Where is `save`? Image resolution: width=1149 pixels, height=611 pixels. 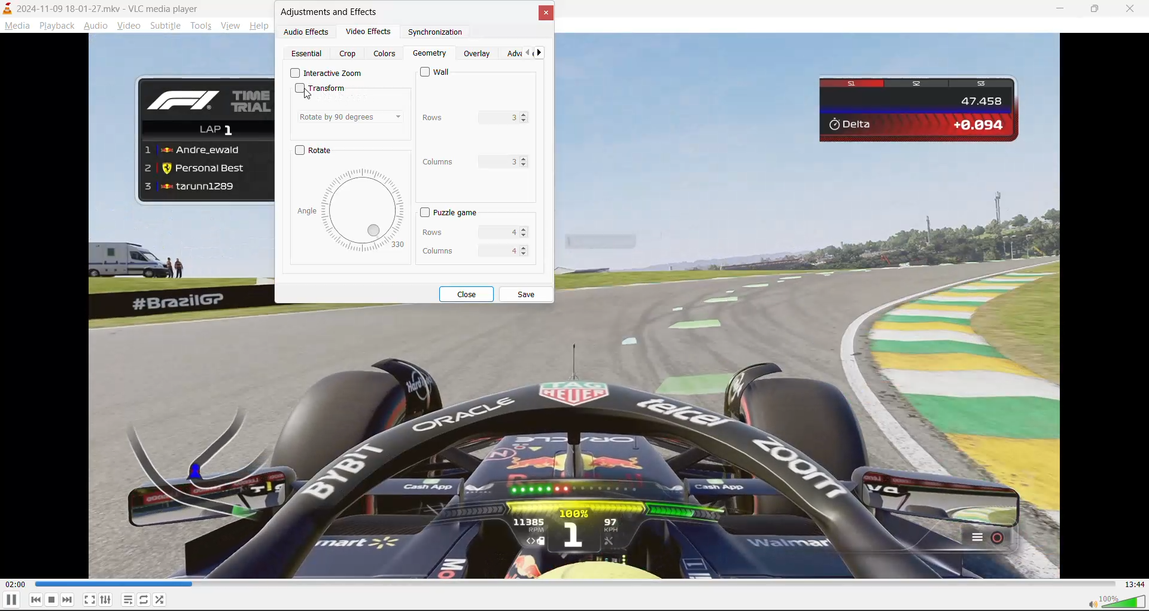
save is located at coordinates (527, 295).